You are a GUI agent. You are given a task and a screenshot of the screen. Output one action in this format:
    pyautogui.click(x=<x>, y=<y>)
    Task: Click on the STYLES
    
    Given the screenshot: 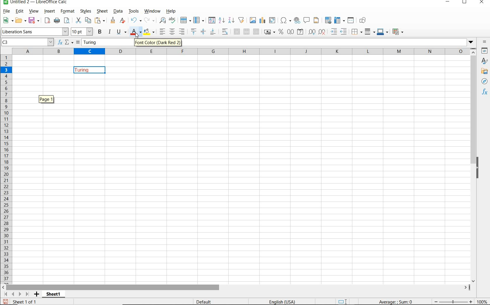 What is the action you would take?
    pyautogui.click(x=85, y=12)
    